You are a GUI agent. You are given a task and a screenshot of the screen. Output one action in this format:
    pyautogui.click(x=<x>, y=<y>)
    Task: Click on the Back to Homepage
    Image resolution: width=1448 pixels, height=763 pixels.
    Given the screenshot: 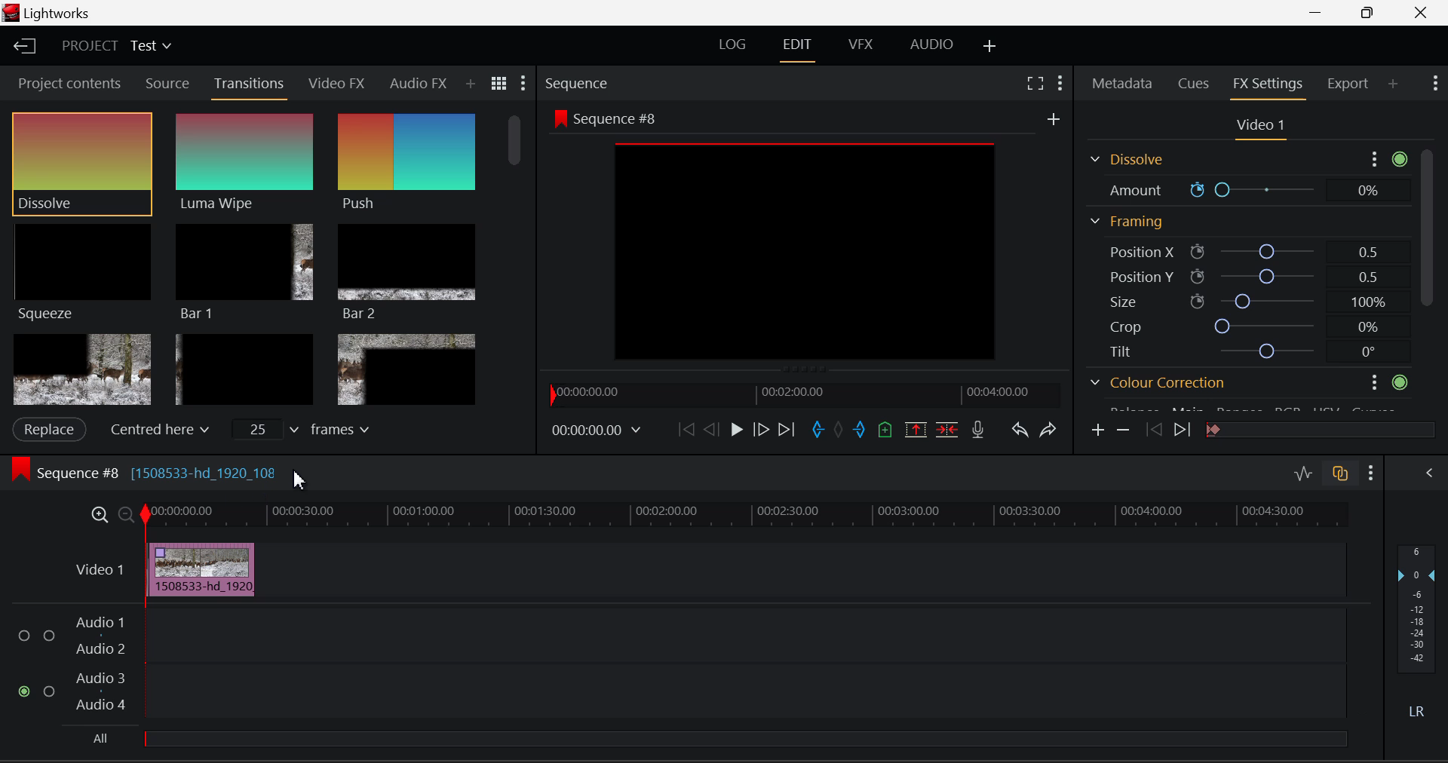 What is the action you would take?
    pyautogui.click(x=23, y=47)
    